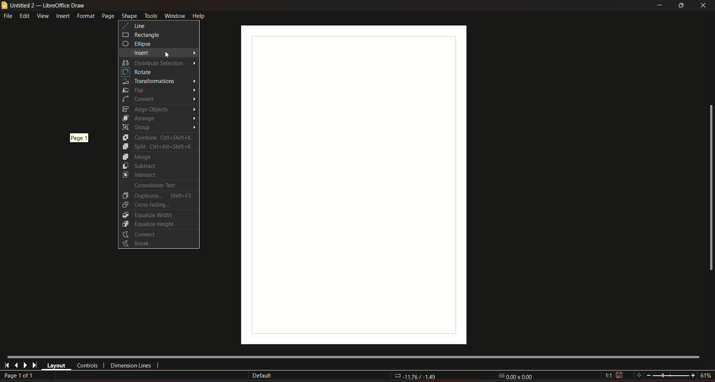 The height and width of the screenshot is (382, 715). What do you see at coordinates (149, 81) in the screenshot?
I see `Transformations` at bounding box center [149, 81].